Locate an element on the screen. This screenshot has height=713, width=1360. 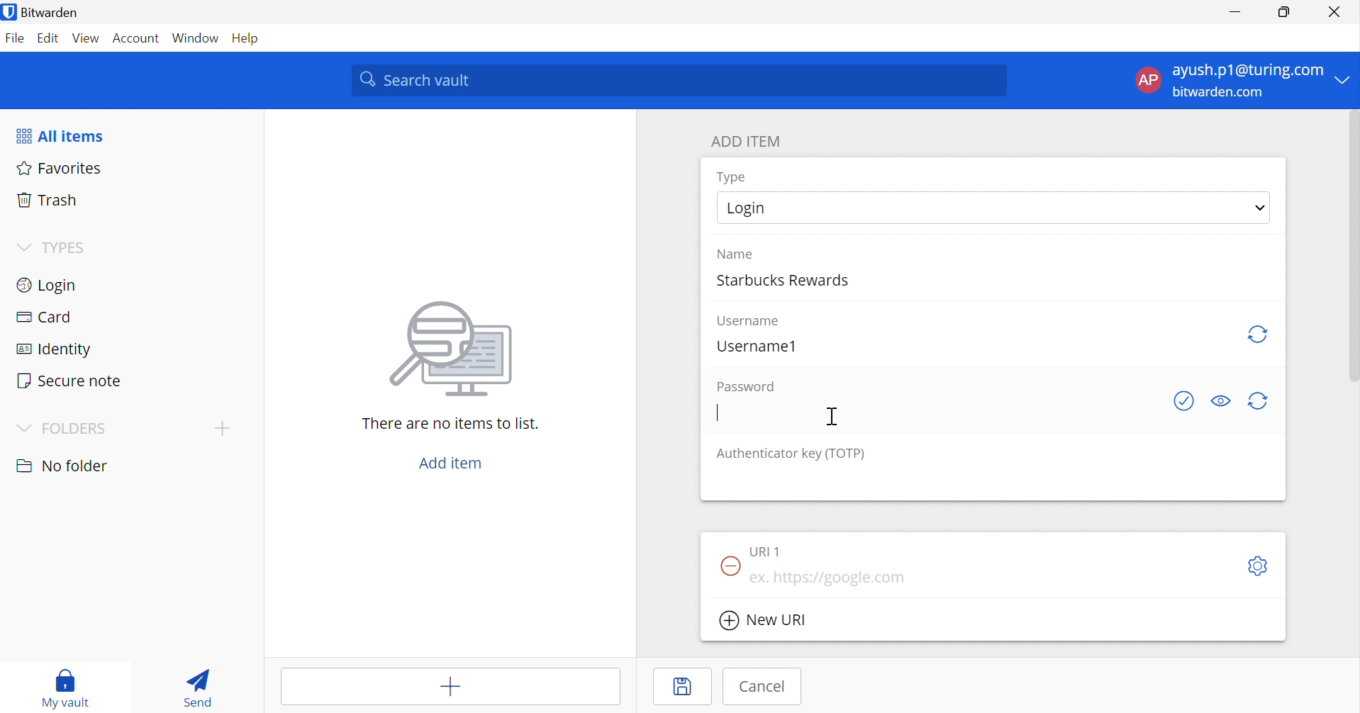
Remove is located at coordinates (728, 567).